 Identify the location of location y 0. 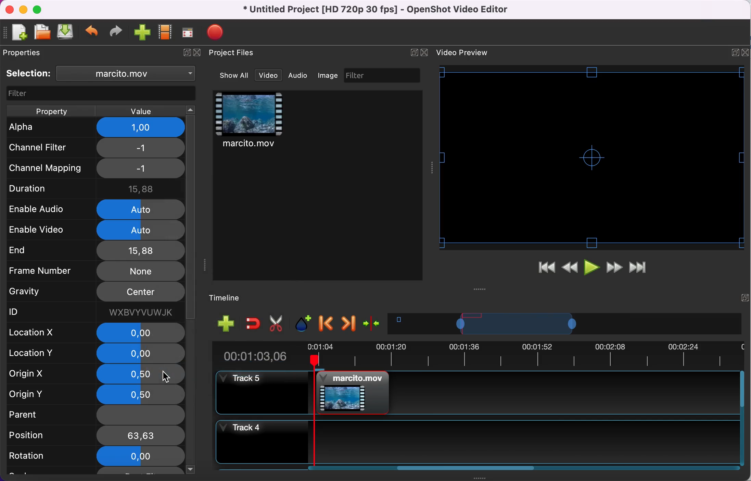
(93, 354).